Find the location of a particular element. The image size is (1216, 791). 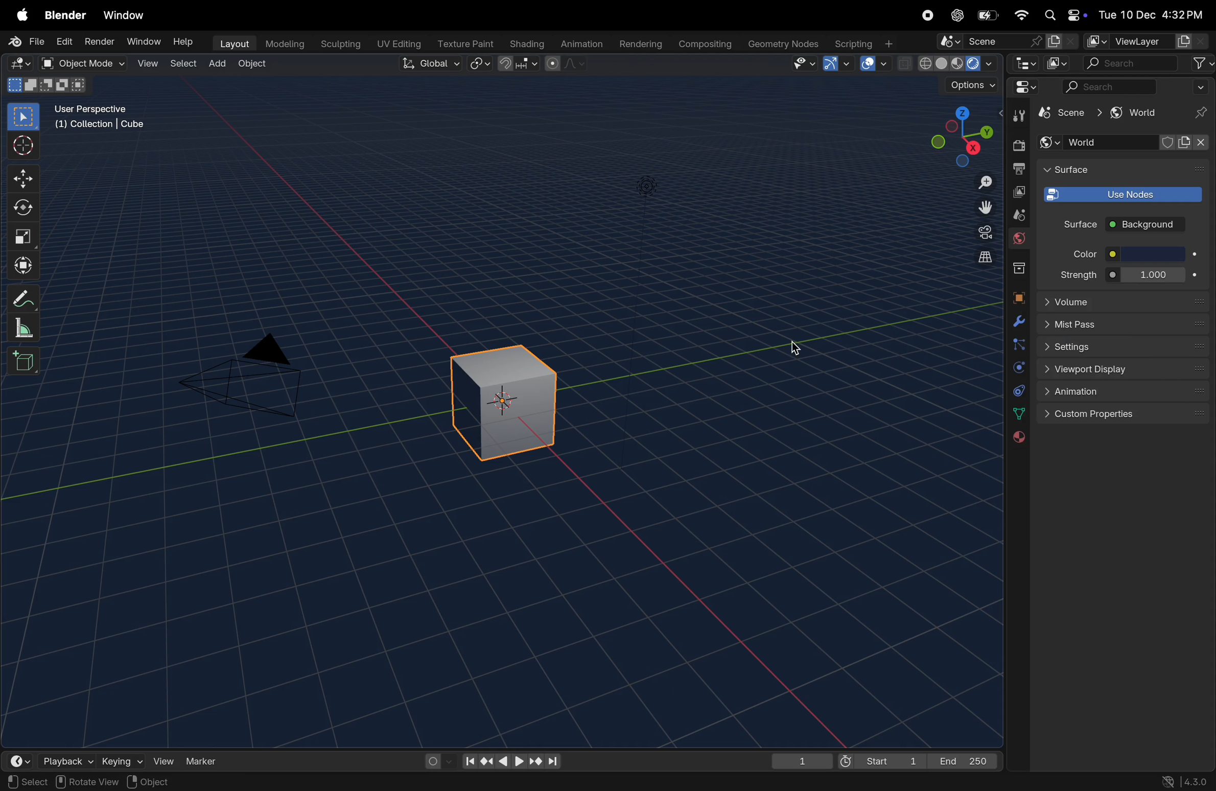

add cube is located at coordinates (25, 360).